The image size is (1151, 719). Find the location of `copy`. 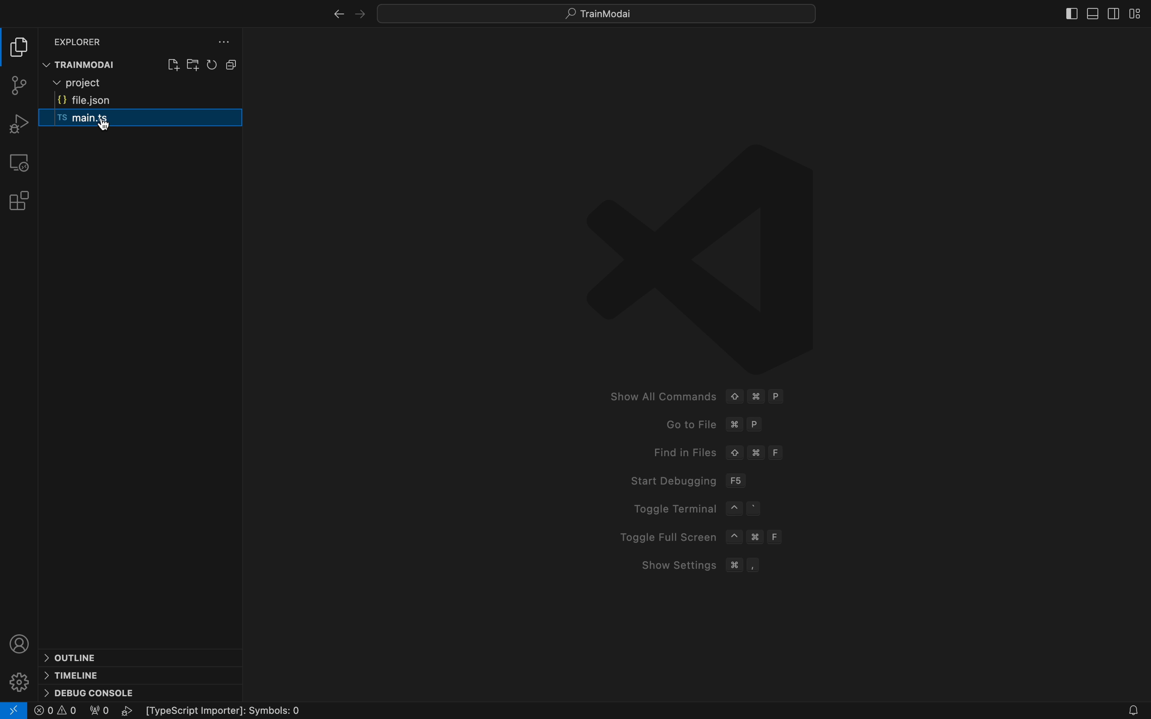

copy is located at coordinates (234, 66).